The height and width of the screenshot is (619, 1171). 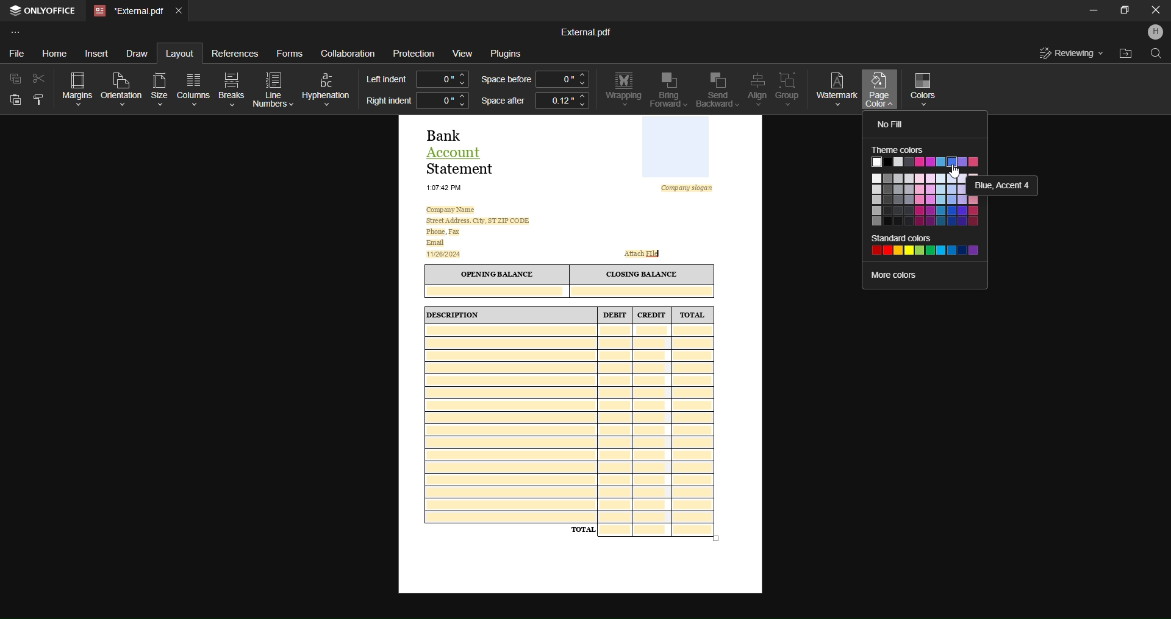 What do you see at coordinates (274, 89) in the screenshot?
I see `Line Numbers` at bounding box center [274, 89].